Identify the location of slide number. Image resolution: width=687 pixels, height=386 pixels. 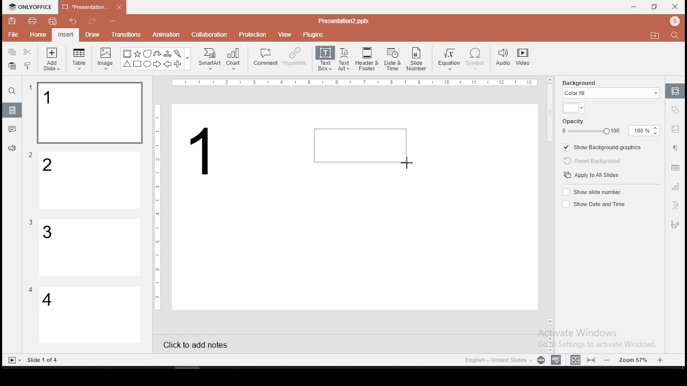
(417, 59).